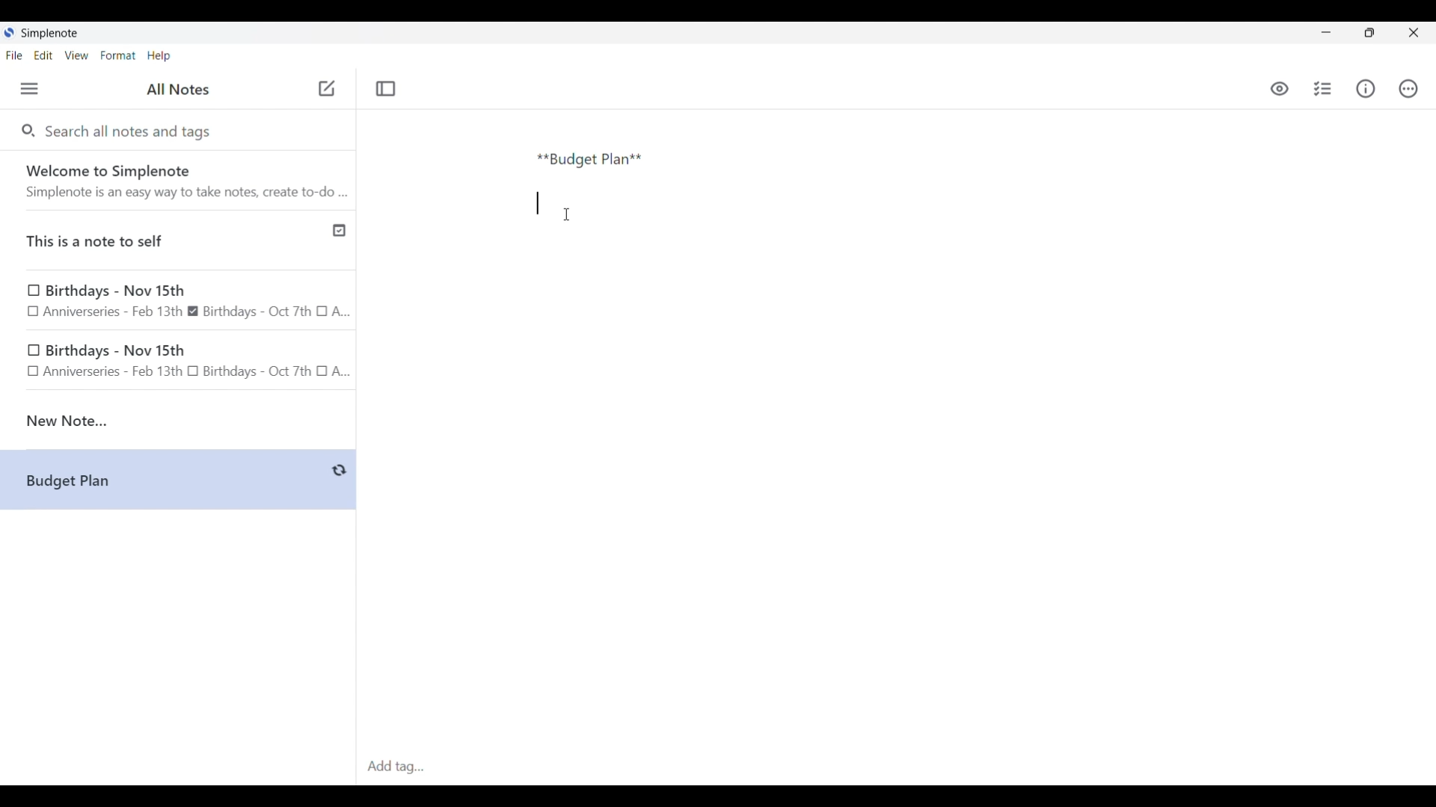  I want to click on Title of left side panel, so click(178, 90).